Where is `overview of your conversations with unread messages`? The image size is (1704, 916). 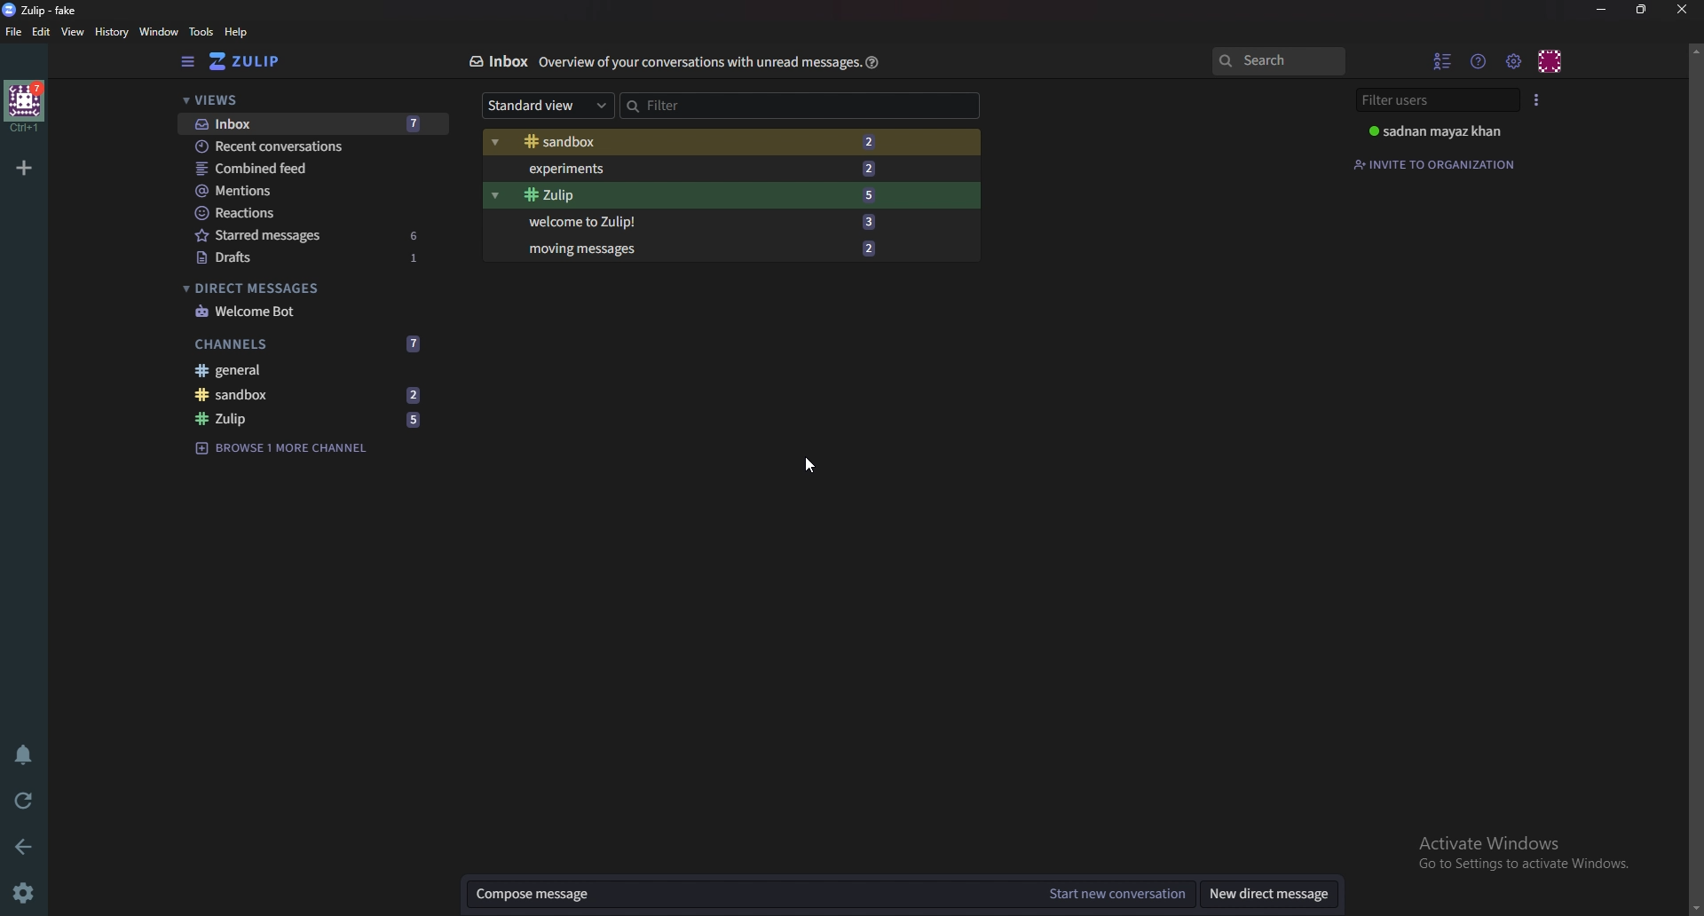
overview of your conversations with unread messages is located at coordinates (695, 65).